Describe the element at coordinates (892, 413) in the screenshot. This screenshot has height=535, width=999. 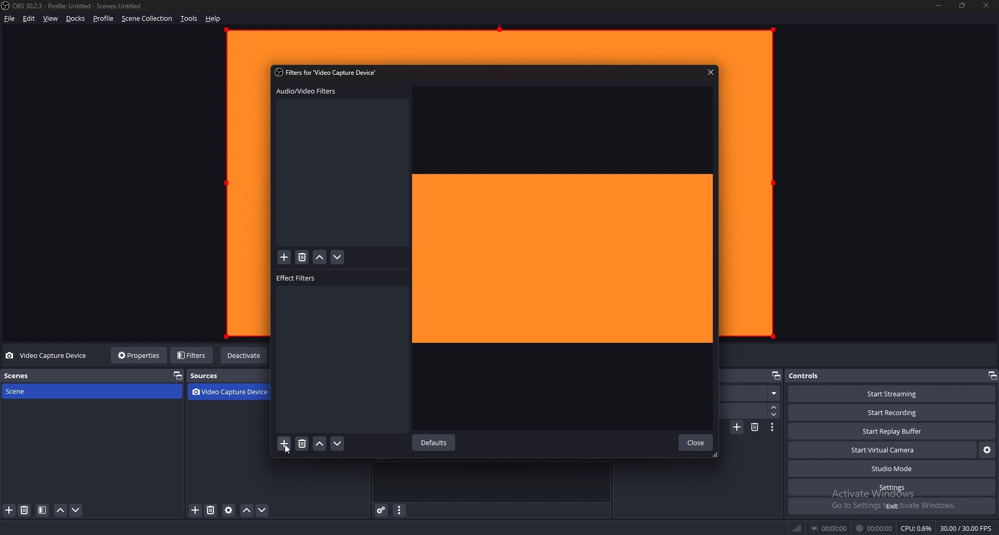
I see `start recording` at that location.